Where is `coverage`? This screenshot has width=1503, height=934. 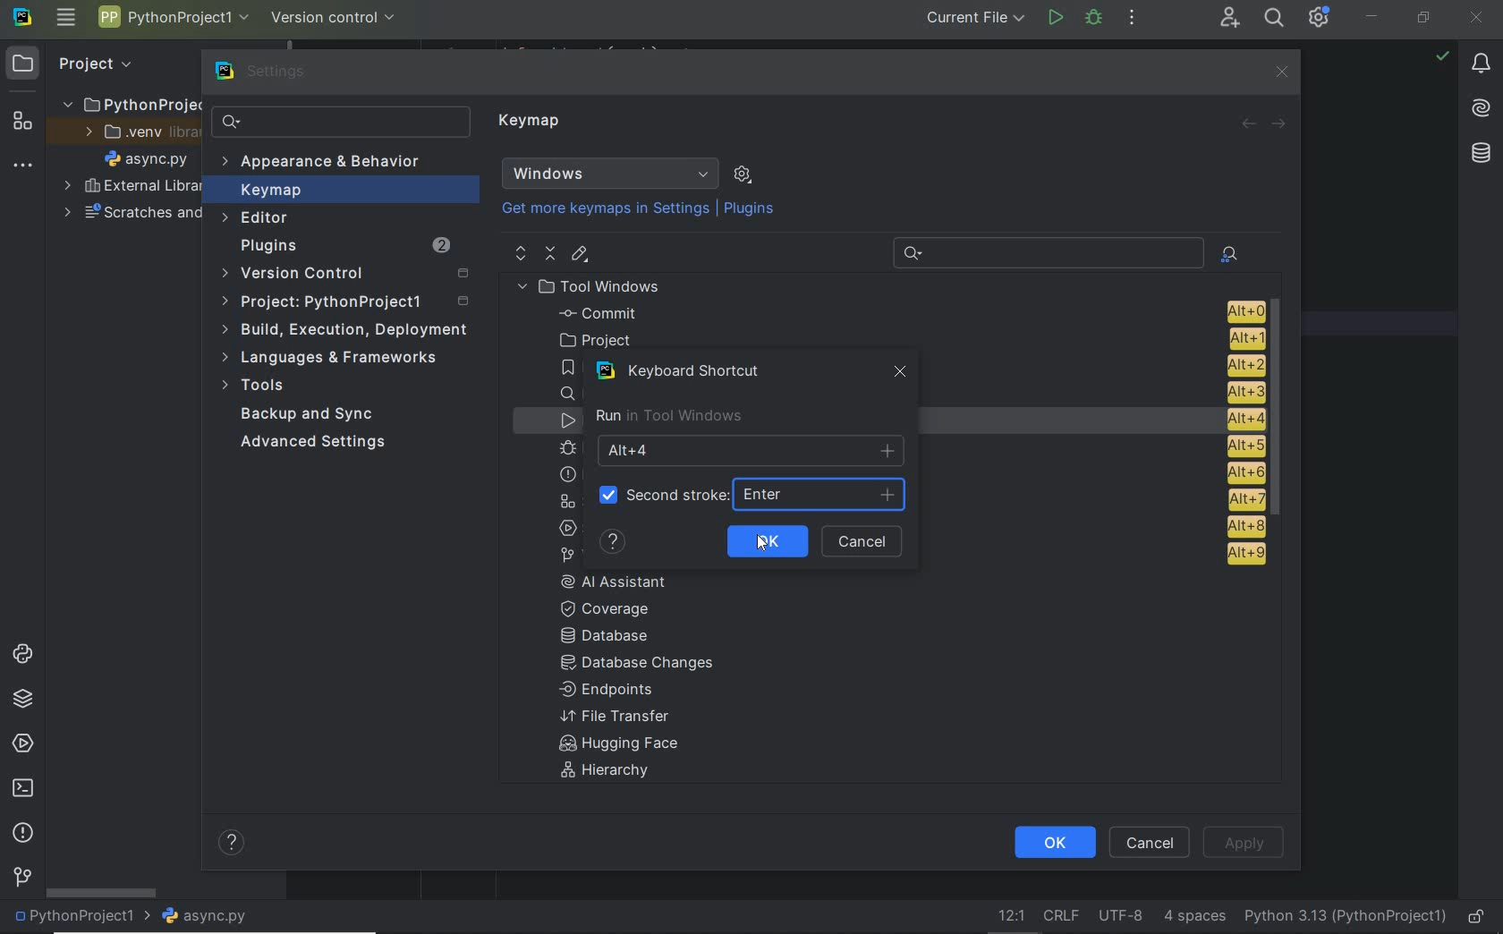 coverage is located at coordinates (616, 607).